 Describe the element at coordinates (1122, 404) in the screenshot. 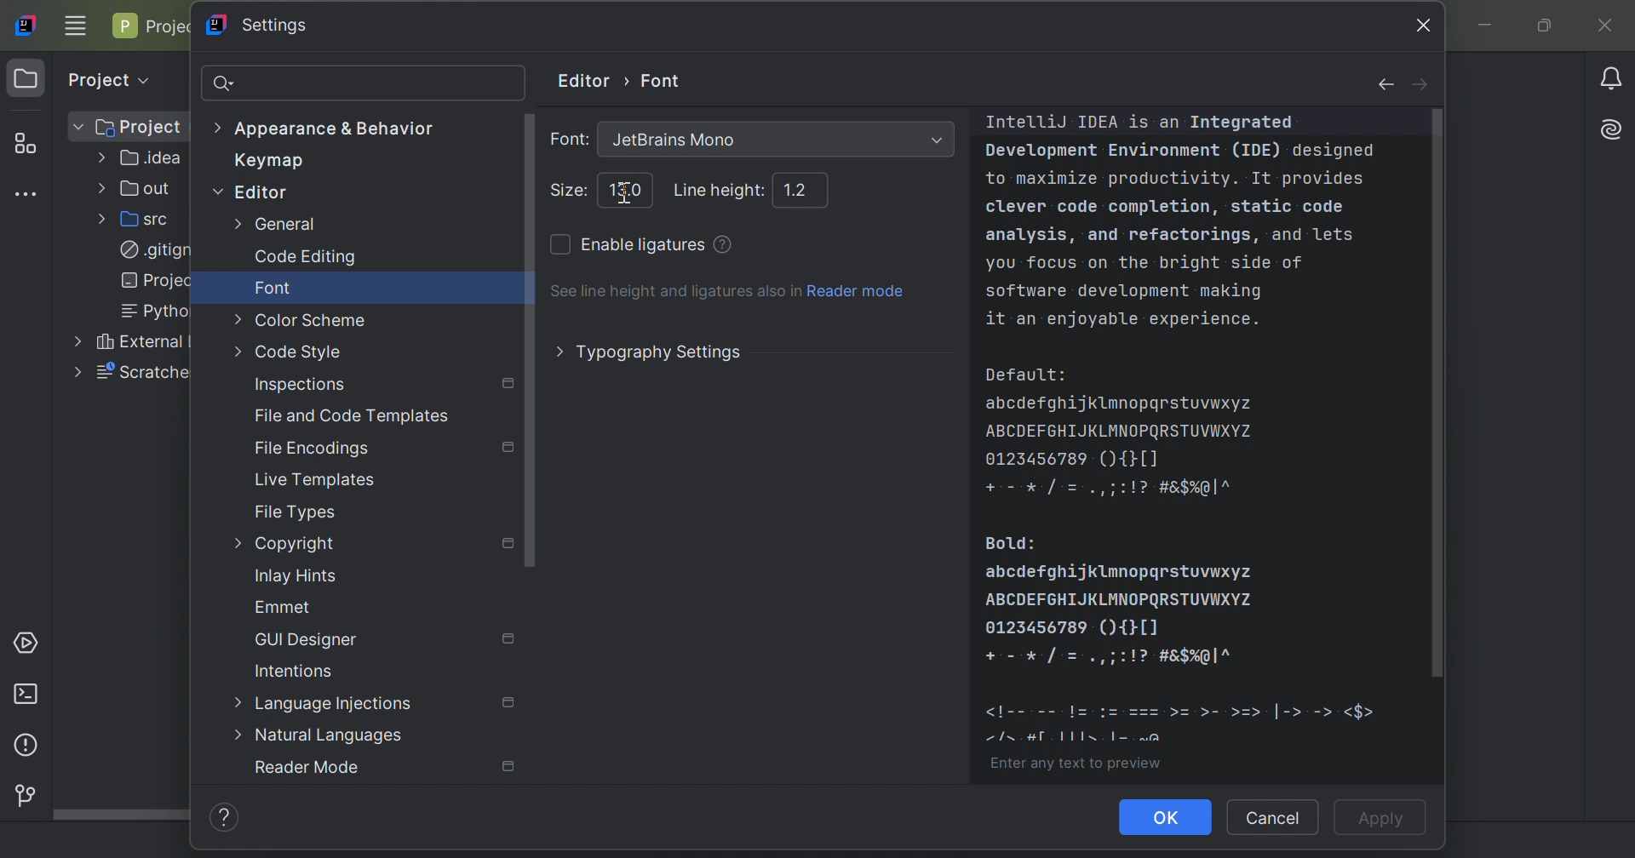

I see `abcdefghijklmnopqrstuvwxyz` at that location.